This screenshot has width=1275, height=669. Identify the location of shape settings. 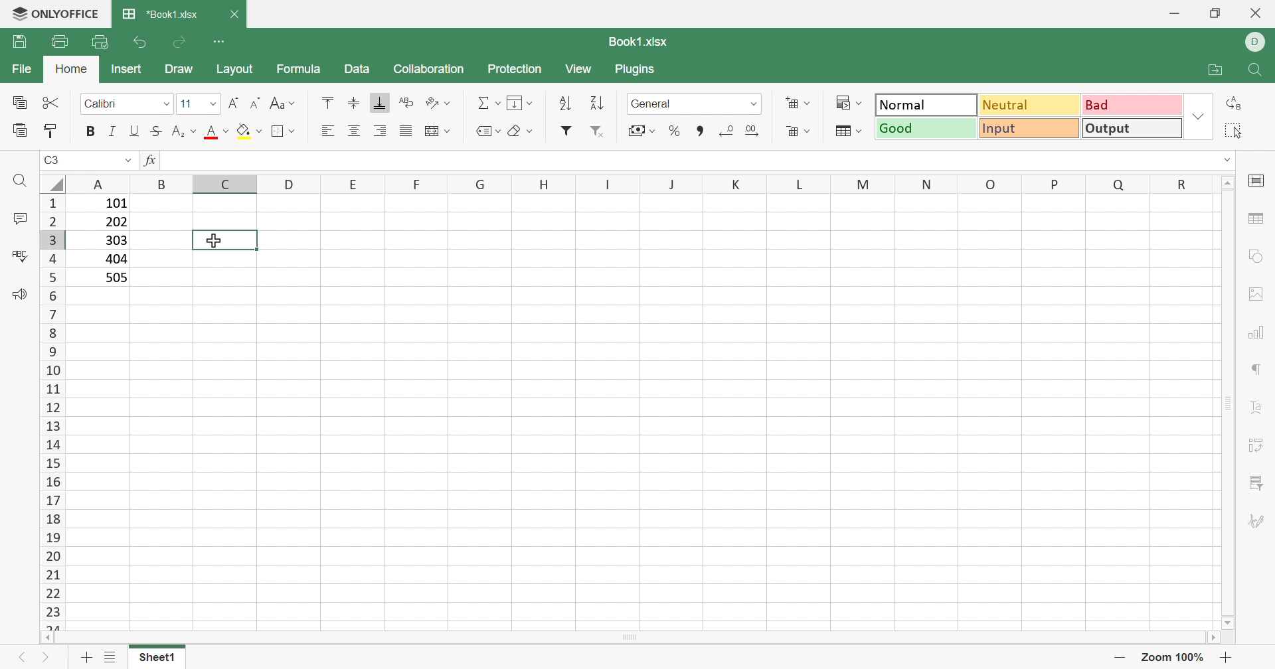
(1257, 255).